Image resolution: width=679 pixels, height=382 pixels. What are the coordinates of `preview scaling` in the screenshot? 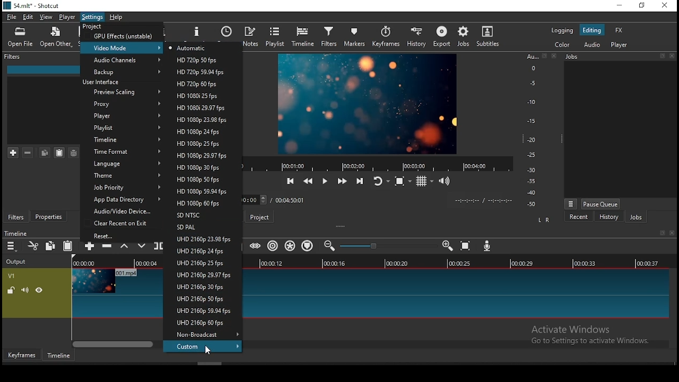 It's located at (123, 91).